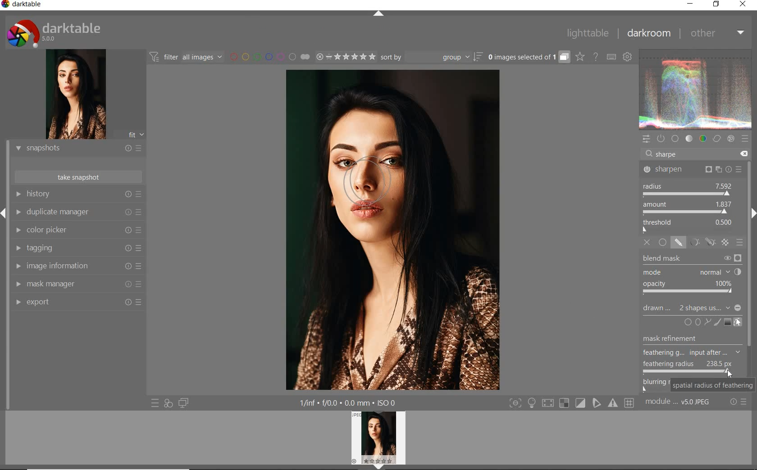  Describe the element at coordinates (713, 385) in the screenshot. I see `SPATIAL RADIUS OF FEATHERING` at that location.